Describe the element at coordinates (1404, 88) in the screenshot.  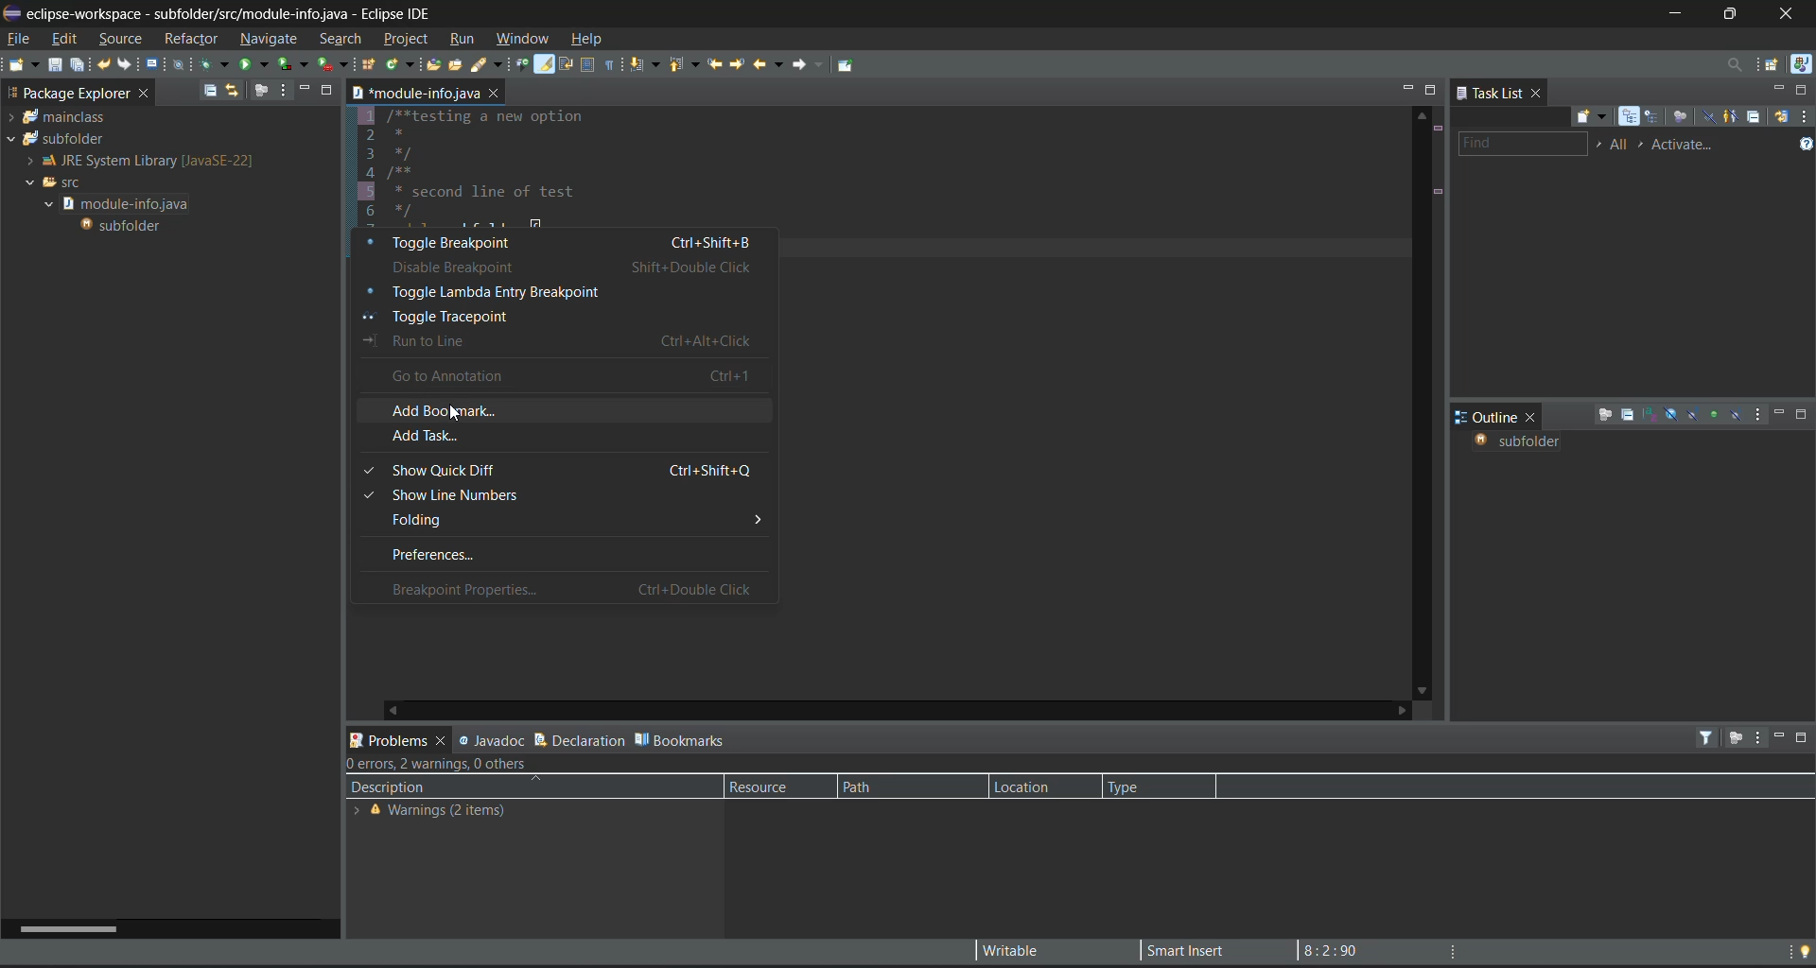
I see `minimize` at that location.